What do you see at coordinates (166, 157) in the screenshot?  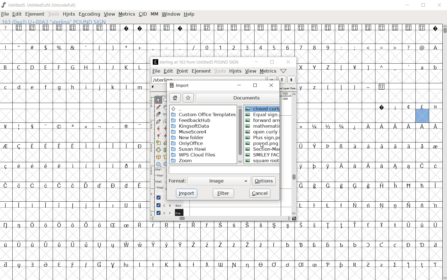 I see `Perspective` at bounding box center [166, 157].